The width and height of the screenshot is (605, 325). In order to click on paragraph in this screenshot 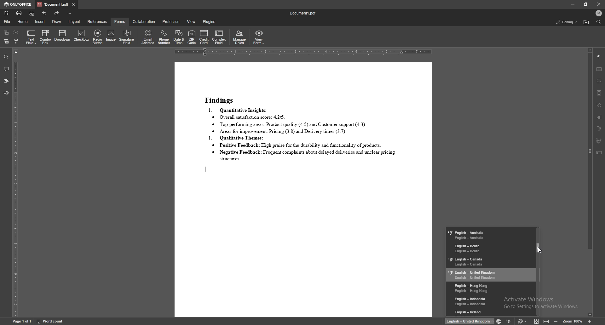, I will do `click(599, 57)`.